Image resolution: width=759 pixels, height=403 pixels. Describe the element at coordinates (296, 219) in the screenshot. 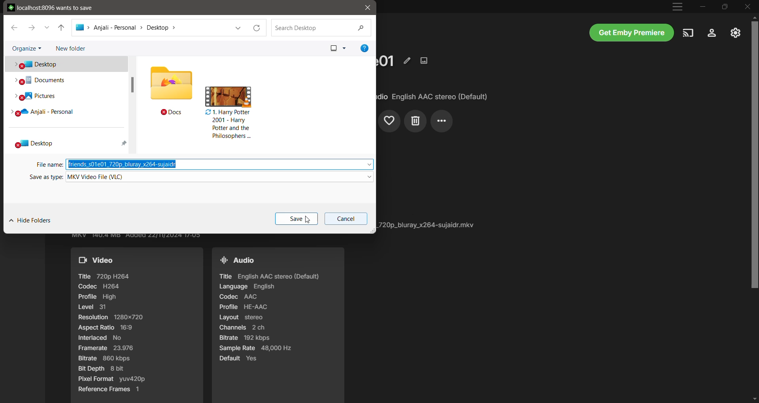

I see `Save` at that location.